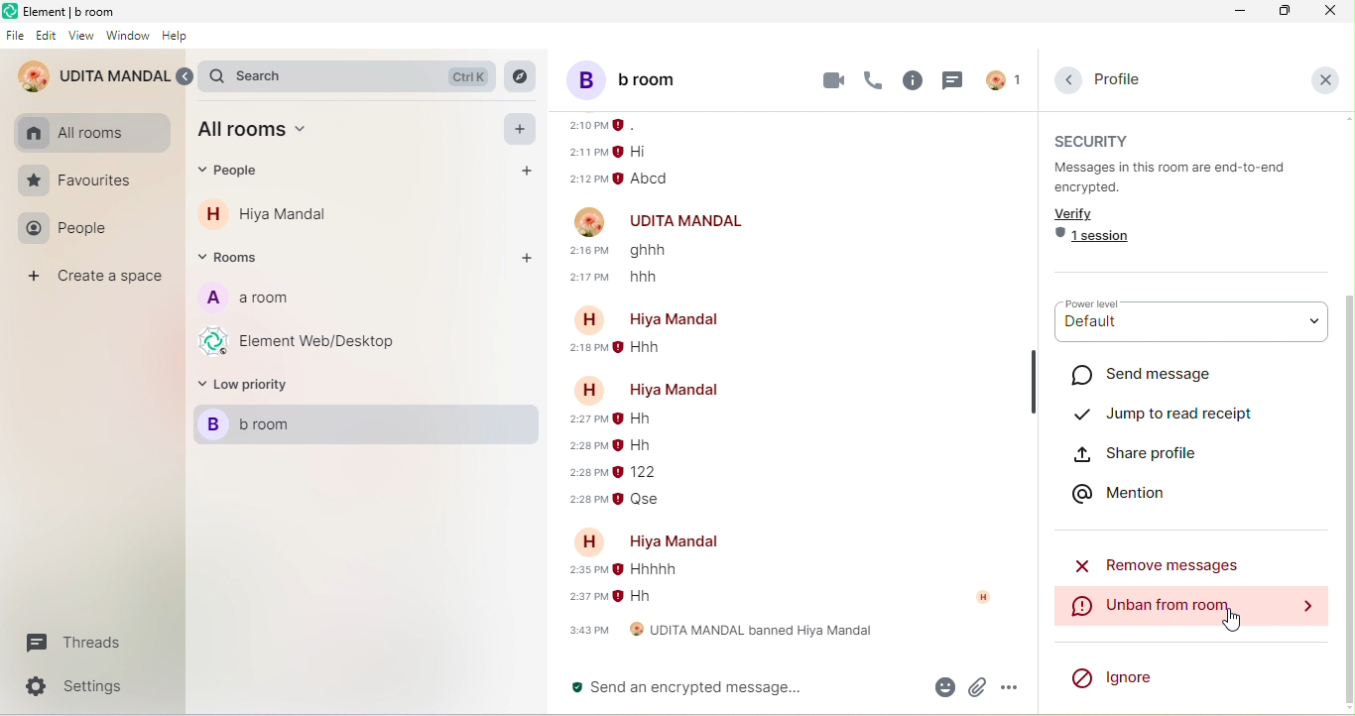  What do you see at coordinates (1346, 711) in the screenshot?
I see `scroll down` at bounding box center [1346, 711].